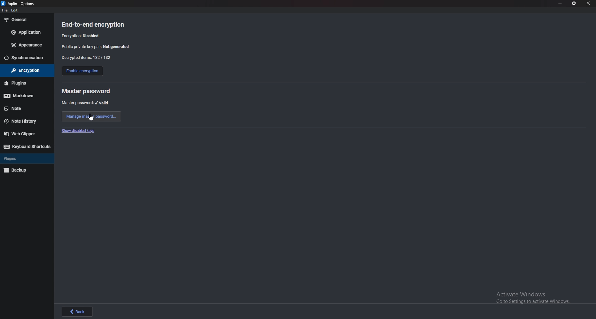 This screenshot has height=319, width=596. Describe the element at coordinates (532, 295) in the screenshot. I see `Activate Windows` at that location.